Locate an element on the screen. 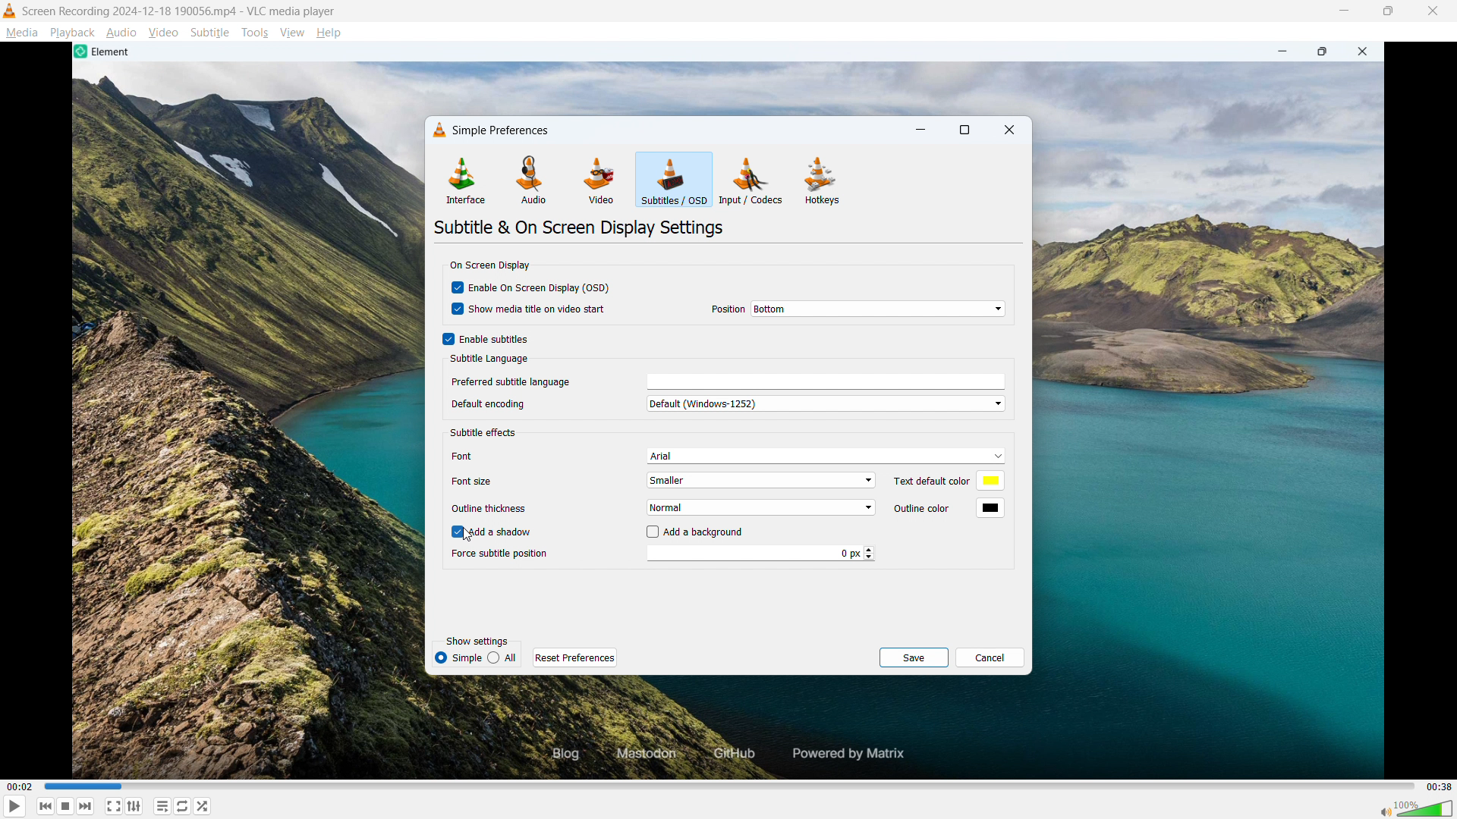 The image size is (1457, 819). Enable on screen display (OSD) is located at coordinates (540, 287).